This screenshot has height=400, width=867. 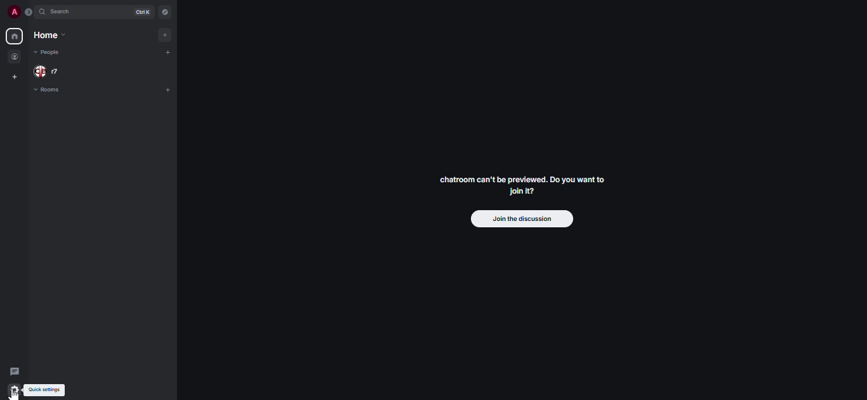 I want to click on expand, so click(x=27, y=12).